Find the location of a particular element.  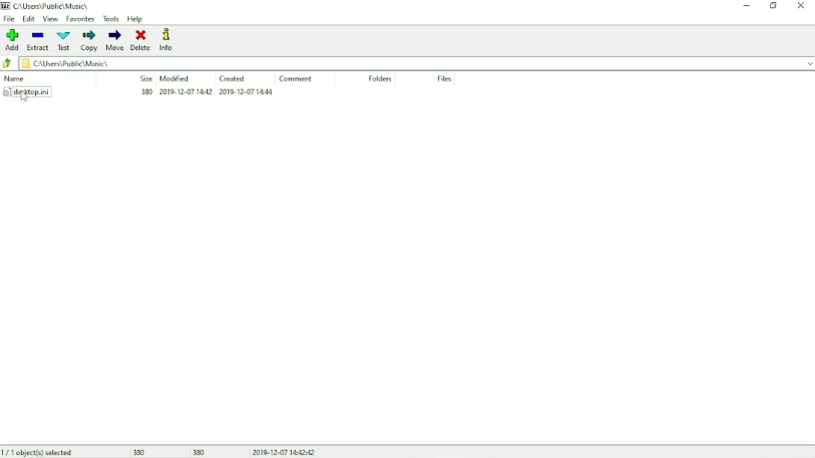

Modified is located at coordinates (175, 78).